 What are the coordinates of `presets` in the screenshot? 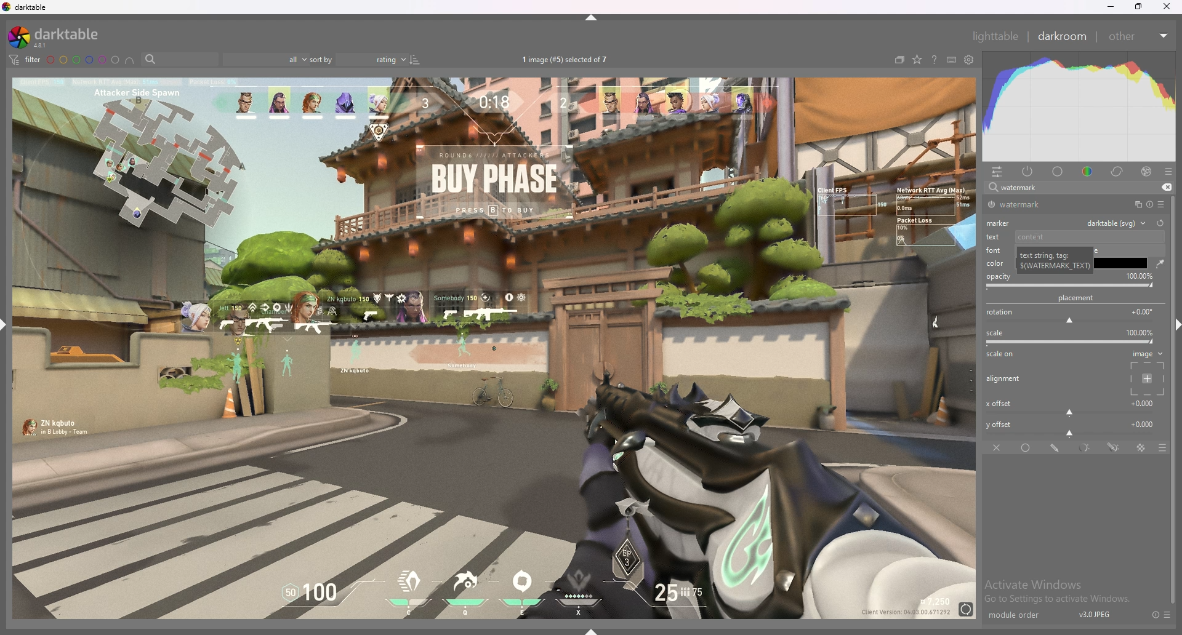 It's located at (1168, 615).